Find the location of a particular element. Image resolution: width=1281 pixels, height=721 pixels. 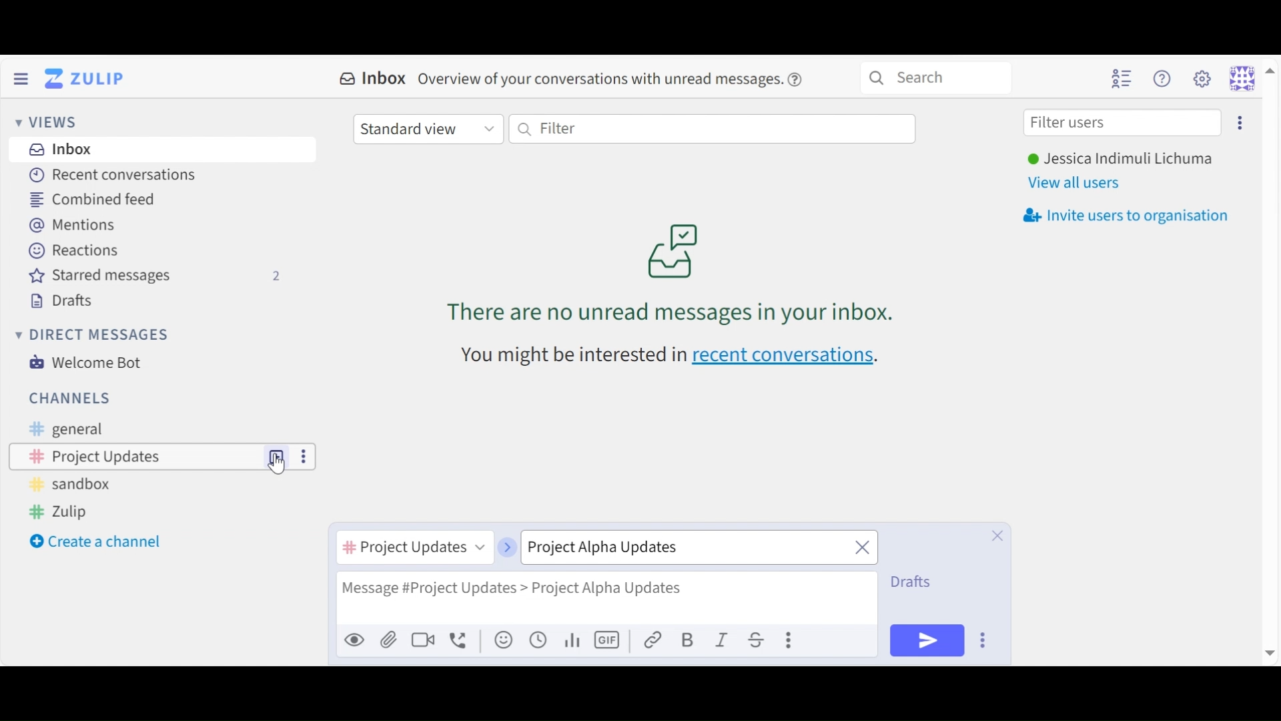

Hide Sidebar is located at coordinates (21, 77).